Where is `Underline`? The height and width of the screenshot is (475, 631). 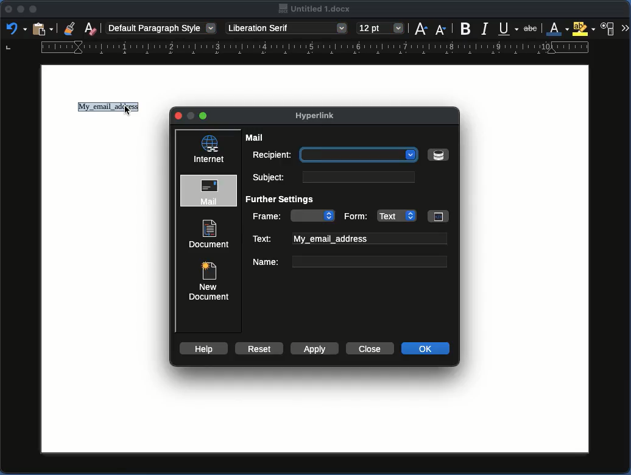
Underline is located at coordinates (507, 27).